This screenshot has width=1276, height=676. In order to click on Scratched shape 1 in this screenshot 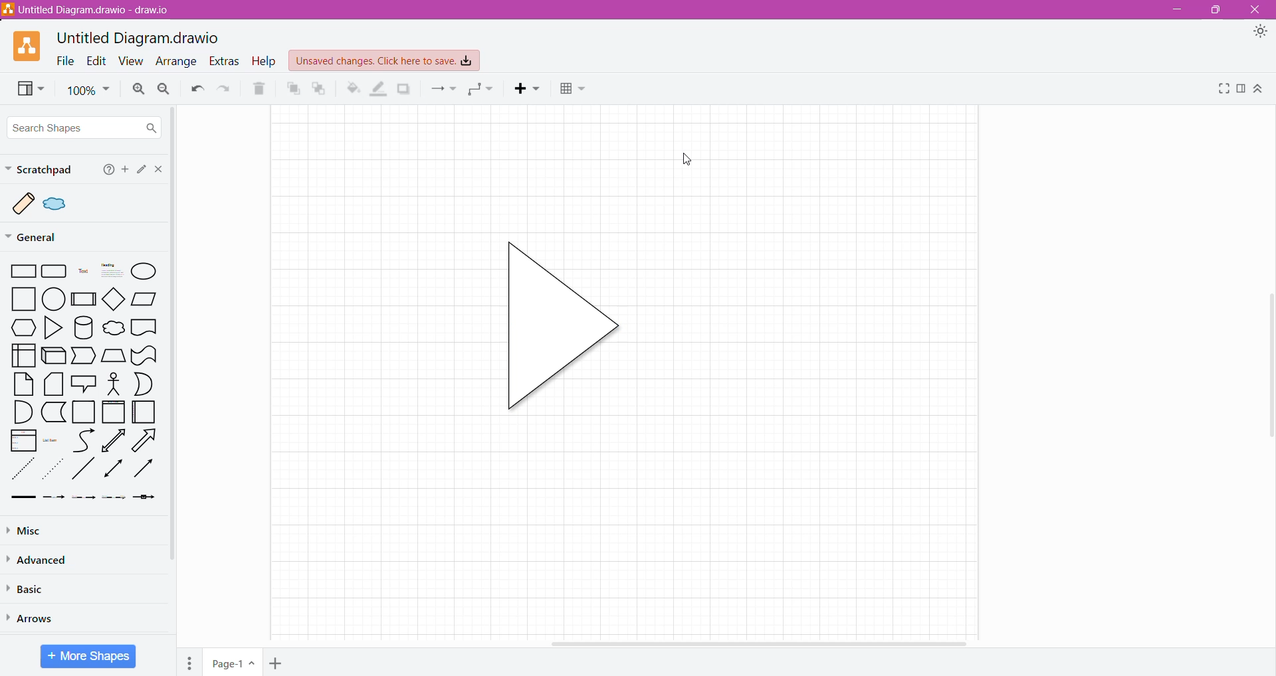, I will do `click(25, 204)`.